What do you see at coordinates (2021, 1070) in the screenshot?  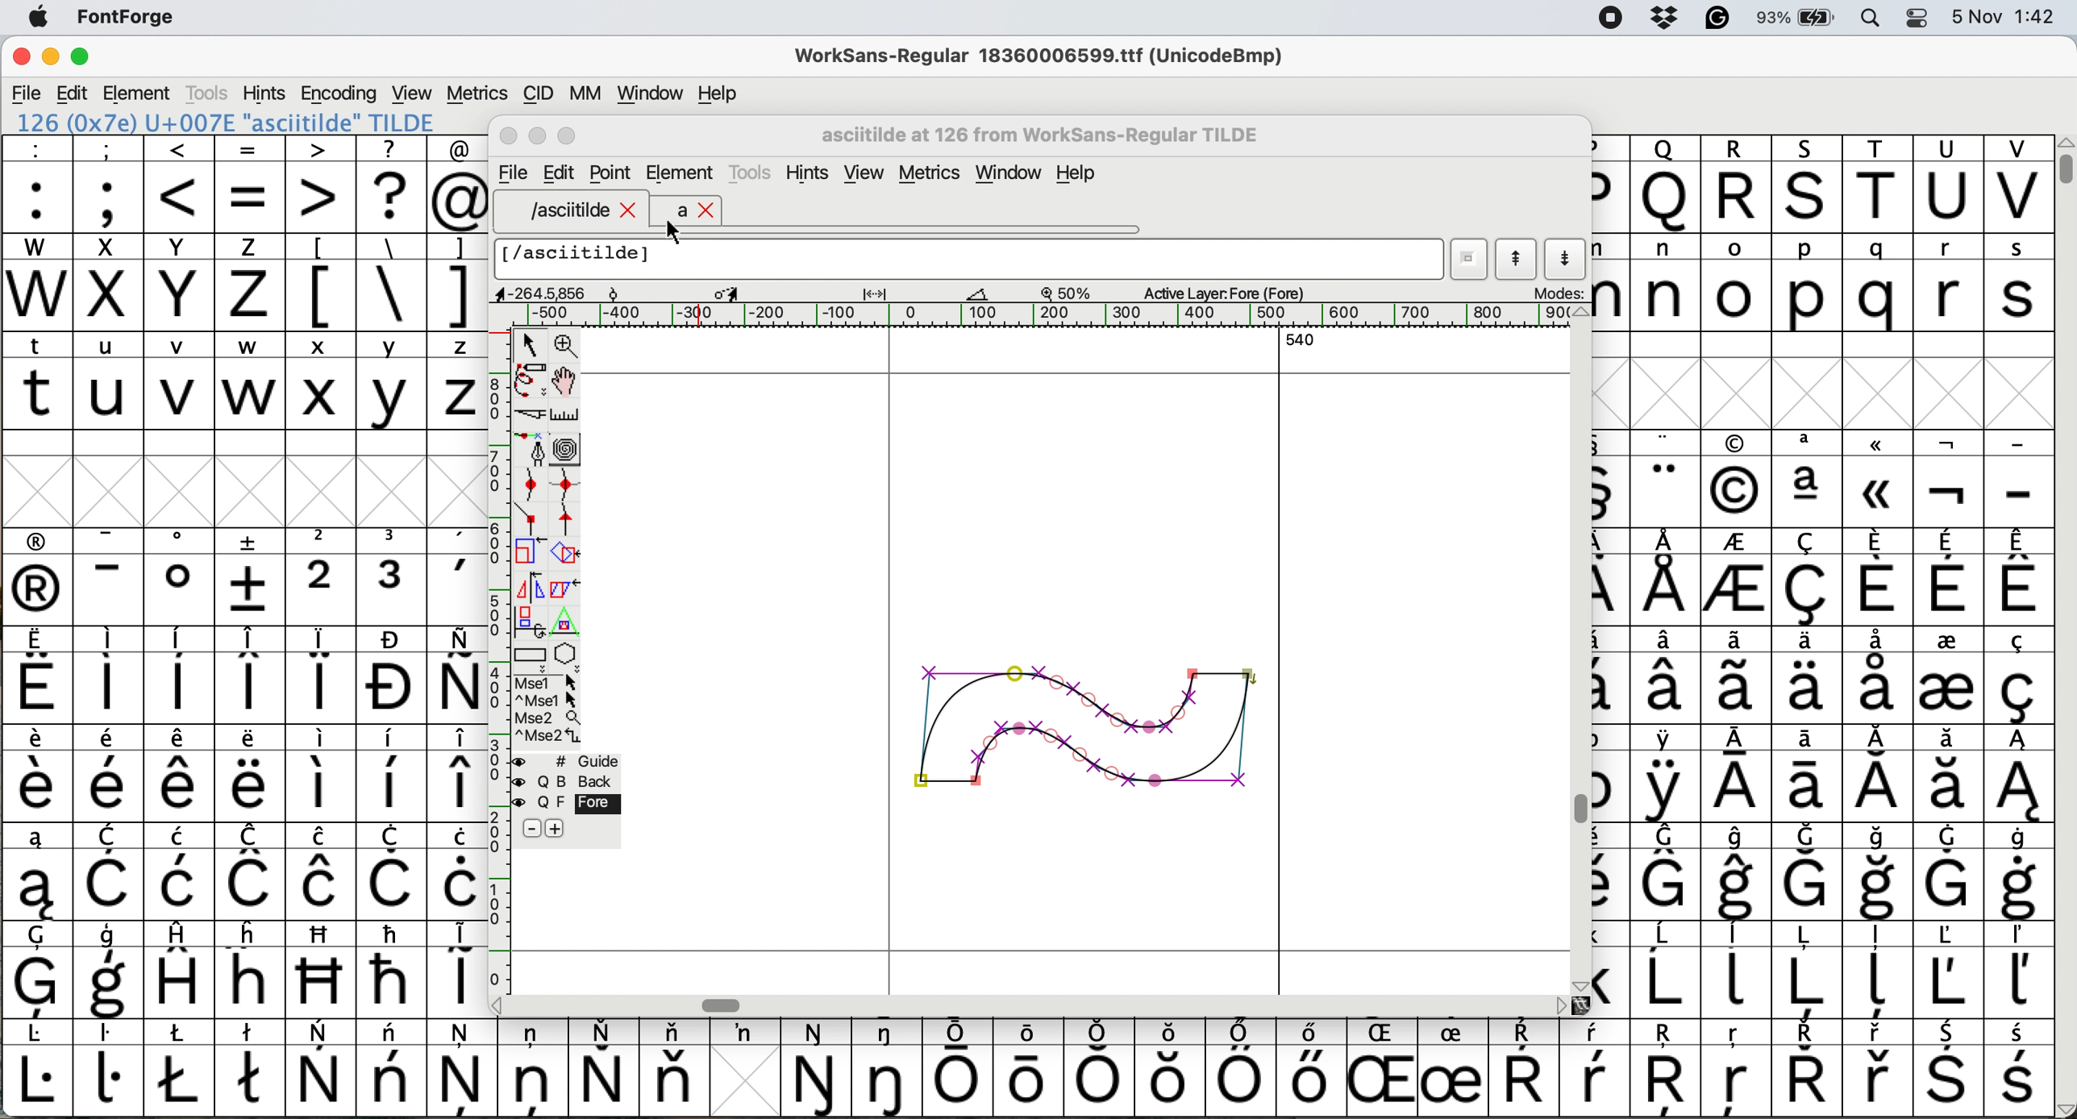 I see `symbol` at bounding box center [2021, 1070].